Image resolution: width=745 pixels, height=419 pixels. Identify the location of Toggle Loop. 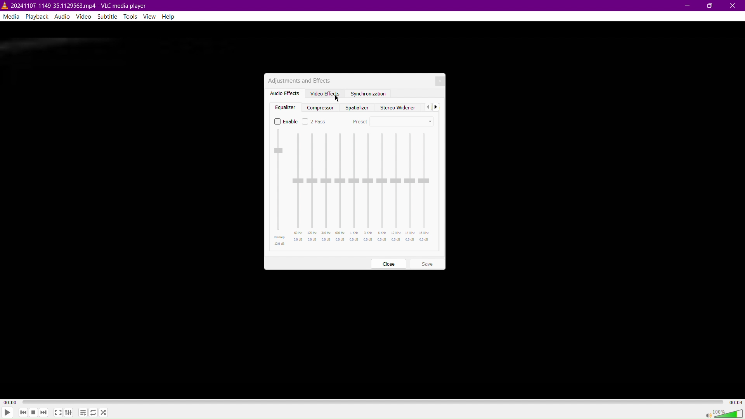
(93, 413).